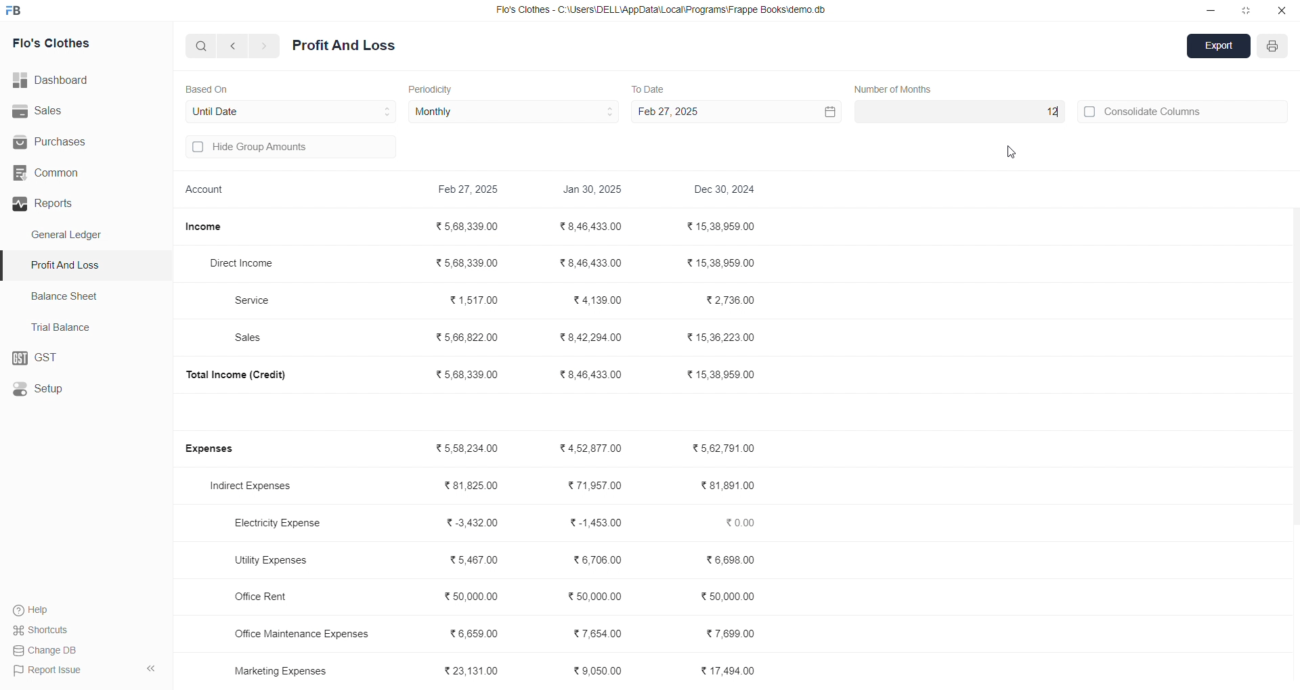 This screenshot has width=1300, height=690. Describe the element at coordinates (593, 522) in the screenshot. I see `₹-1,453.00` at that location.